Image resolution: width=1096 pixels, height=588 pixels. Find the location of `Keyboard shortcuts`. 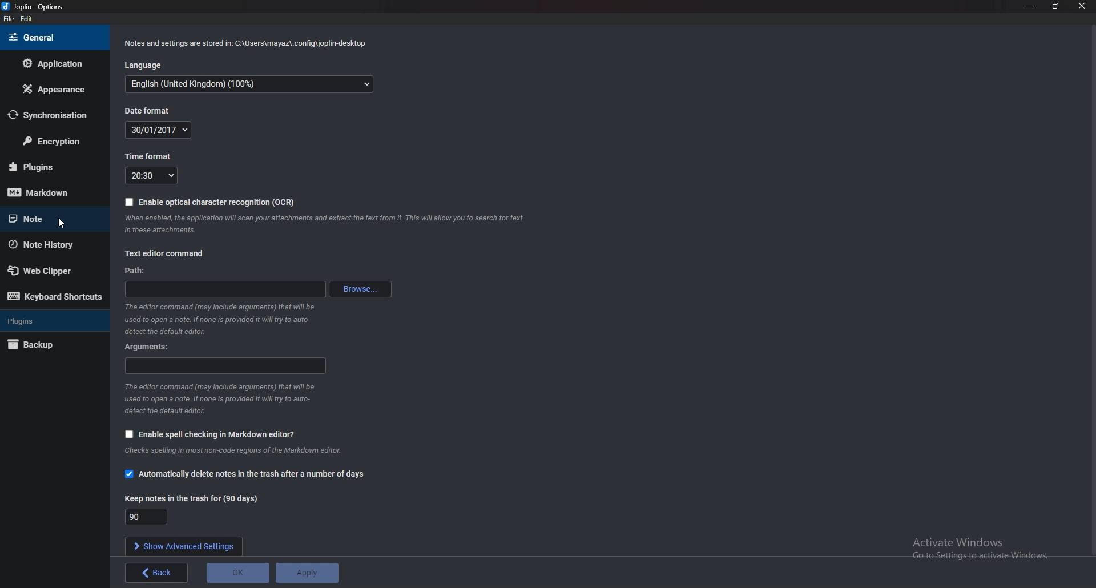

Keyboard shortcuts is located at coordinates (55, 296).